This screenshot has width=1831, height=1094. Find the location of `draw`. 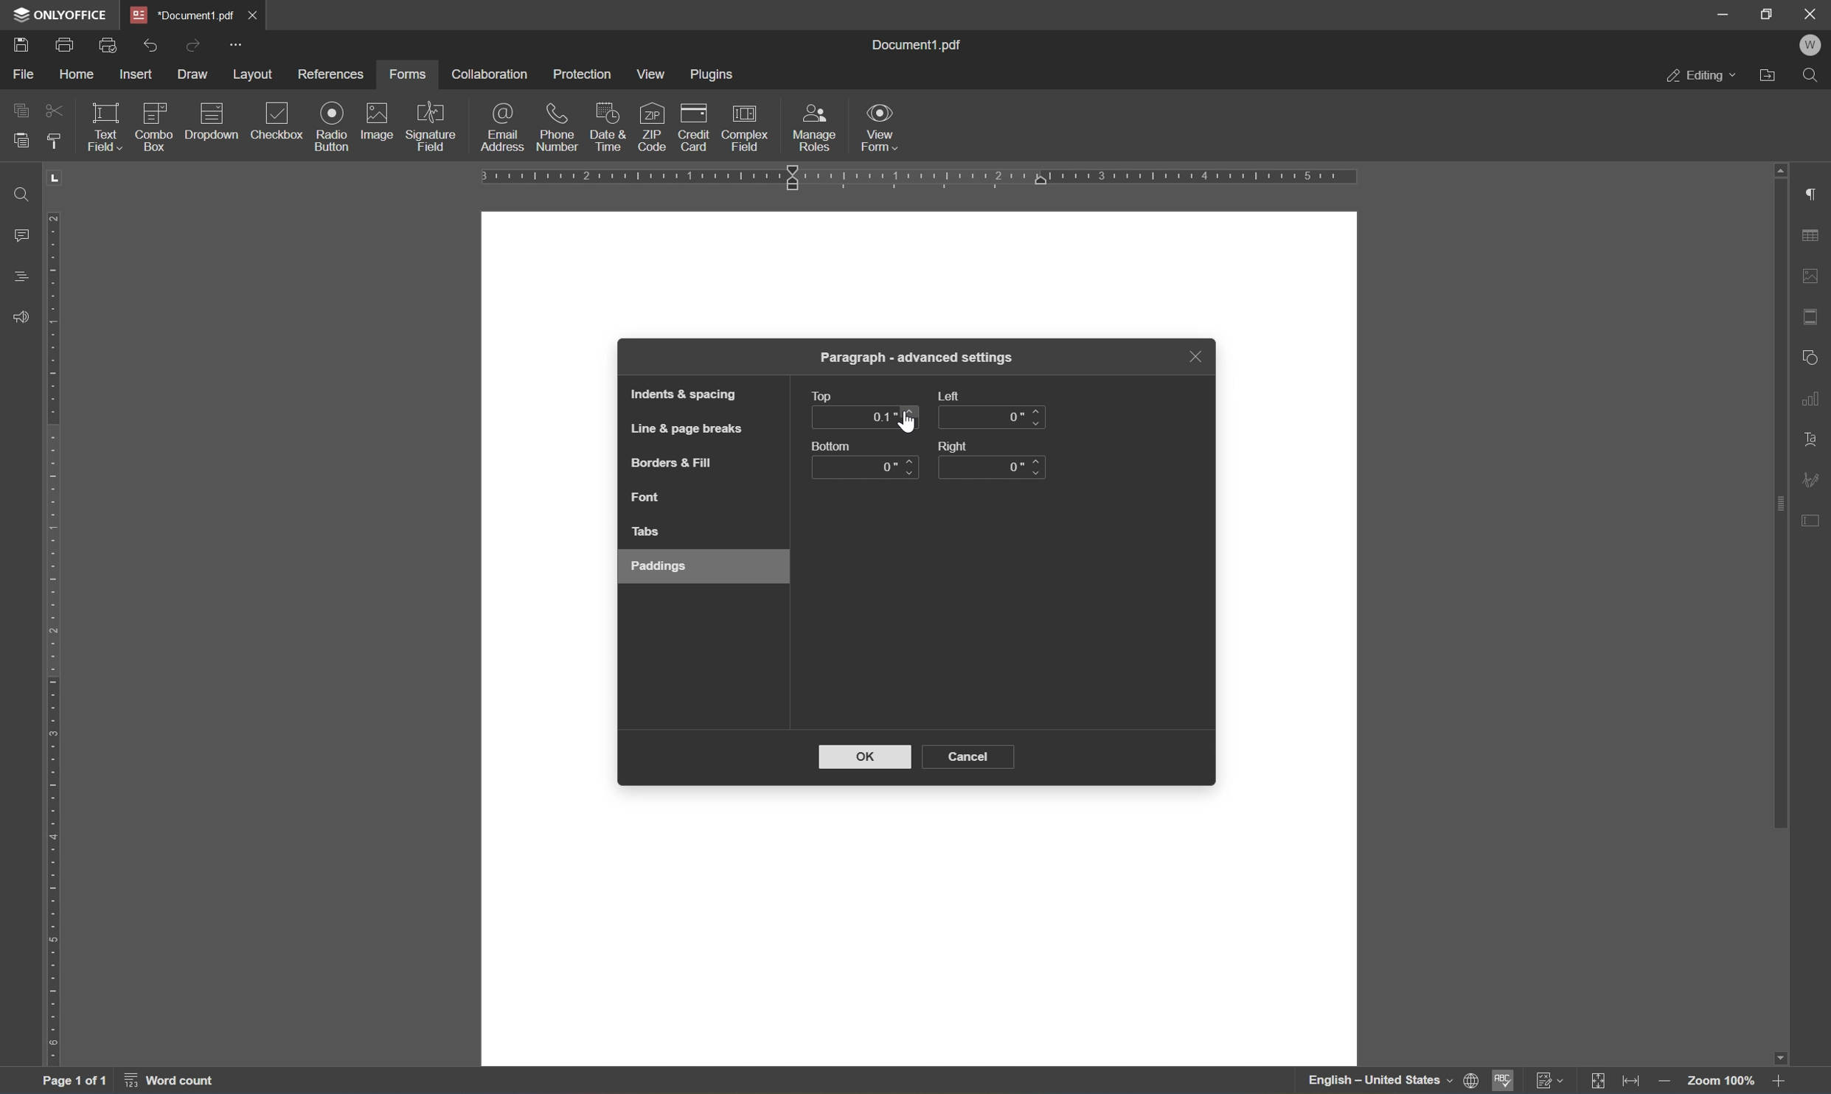

draw is located at coordinates (195, 74).